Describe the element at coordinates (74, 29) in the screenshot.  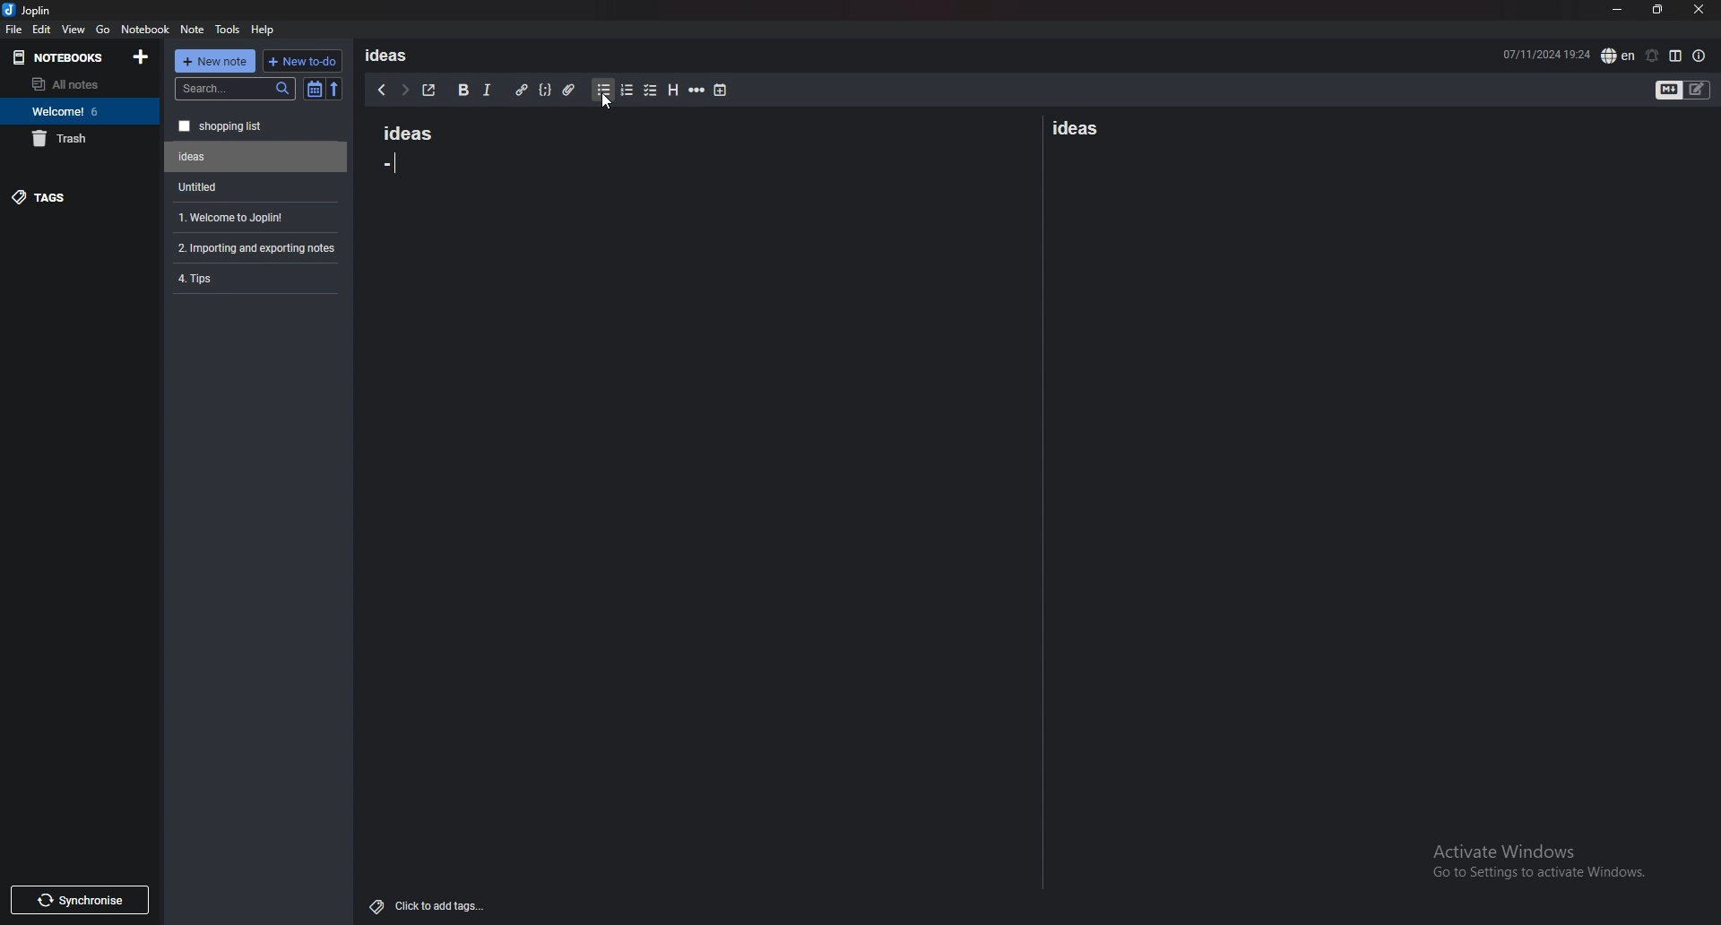
I see `view` at that location.